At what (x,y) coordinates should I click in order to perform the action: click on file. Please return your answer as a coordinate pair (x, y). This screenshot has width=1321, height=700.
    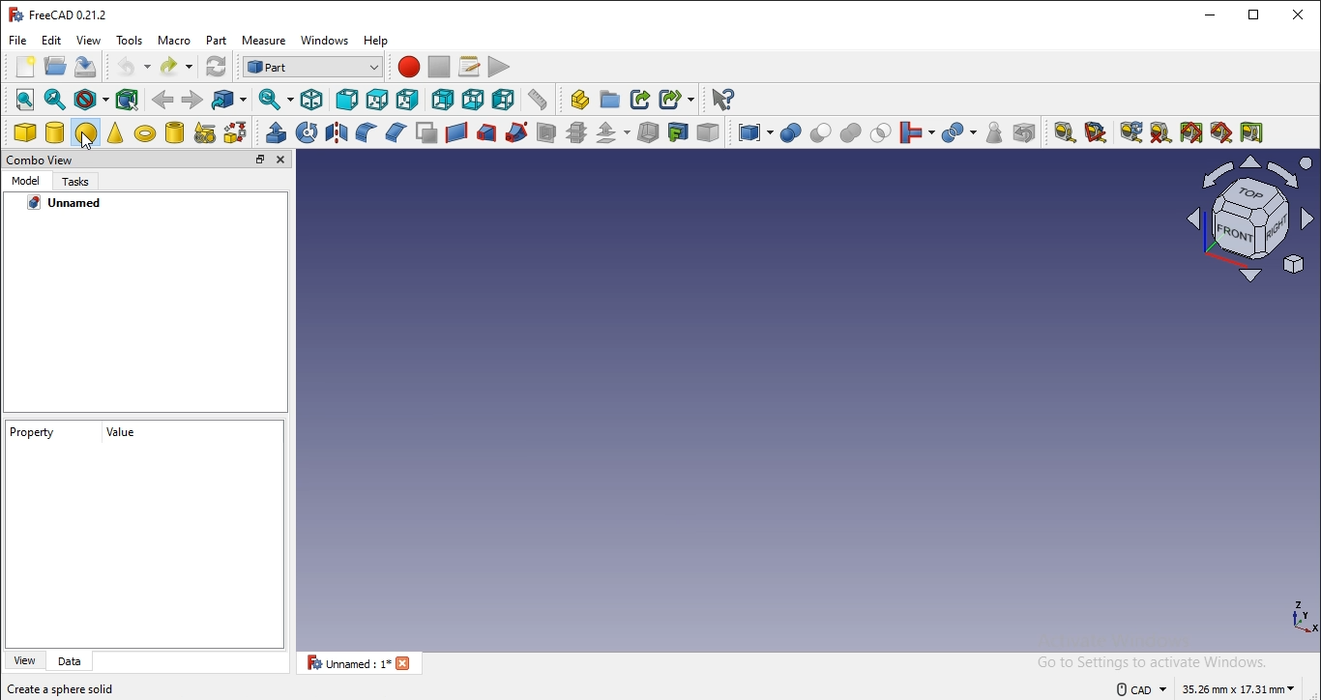
    Looking at the image, I should click on (19, 42).